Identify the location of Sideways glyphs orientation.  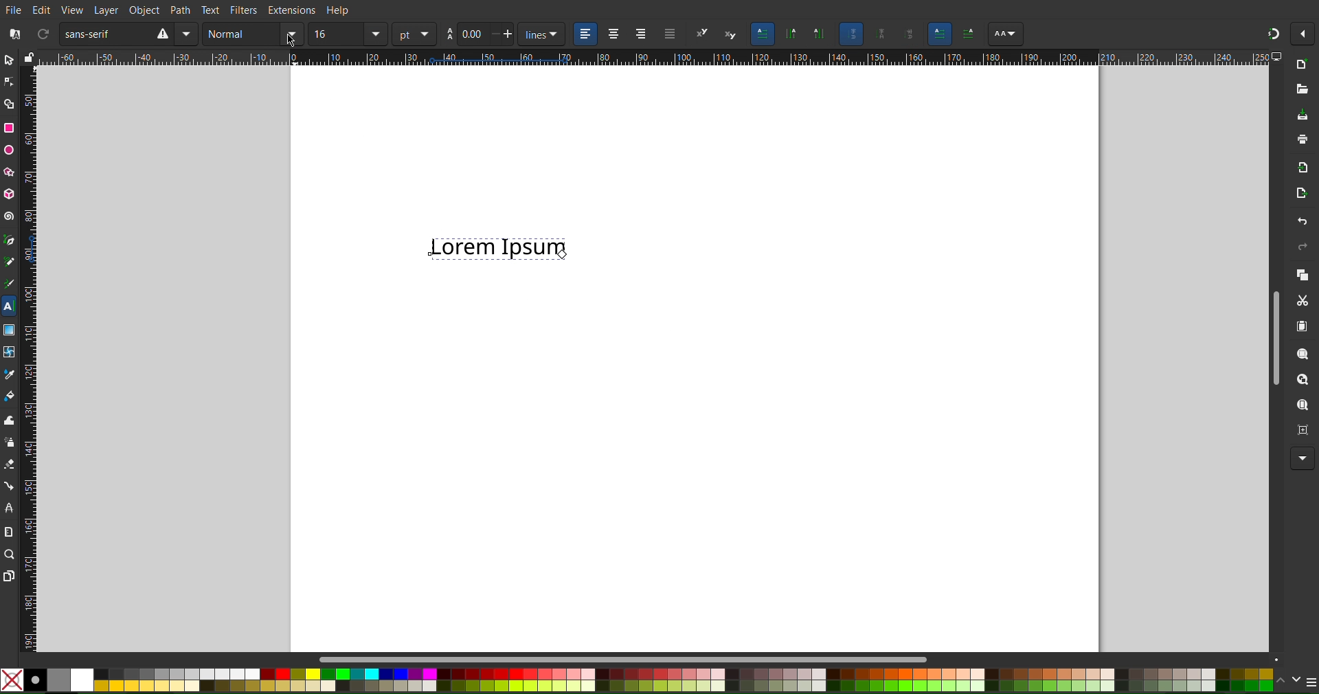
(912, 34).